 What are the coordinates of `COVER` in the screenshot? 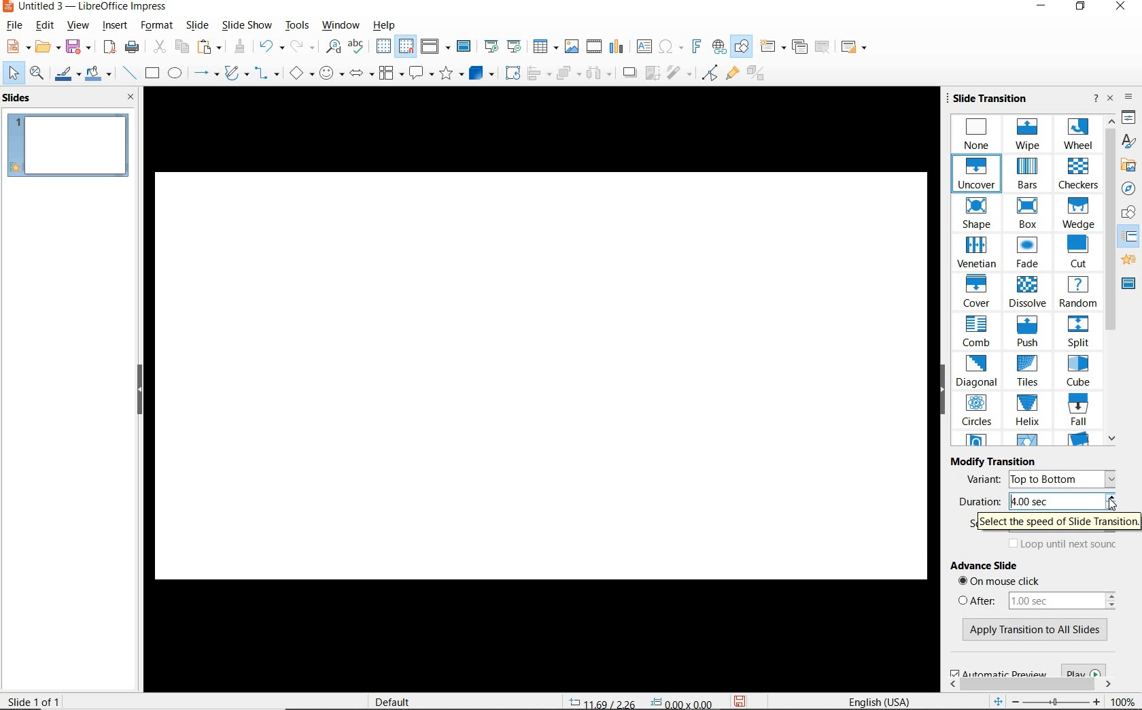 It's located at (978, 292).